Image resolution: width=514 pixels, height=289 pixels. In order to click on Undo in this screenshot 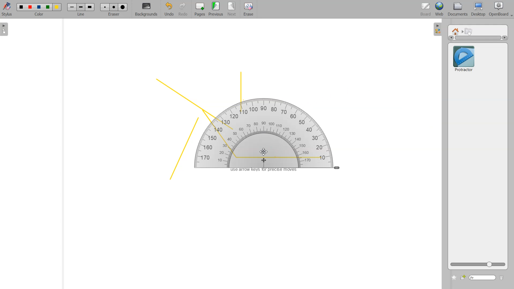, I will do `click(168, 10)`.